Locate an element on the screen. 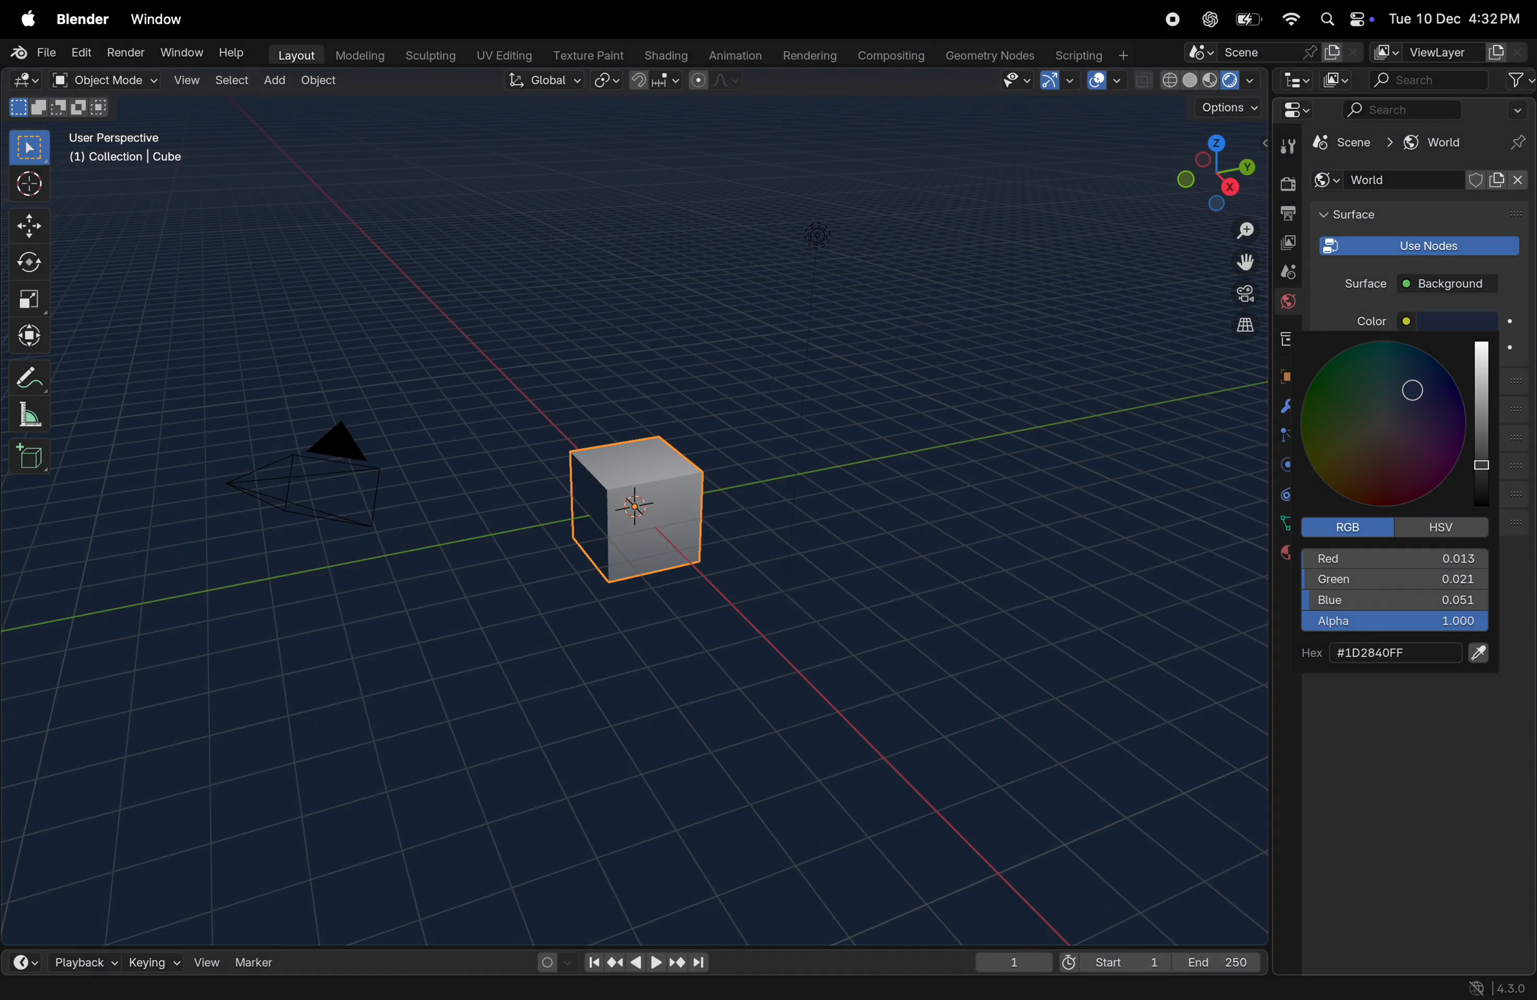 This screenshot has width=1537, height=1000. ® Background is located at coordinates (1454, 284).